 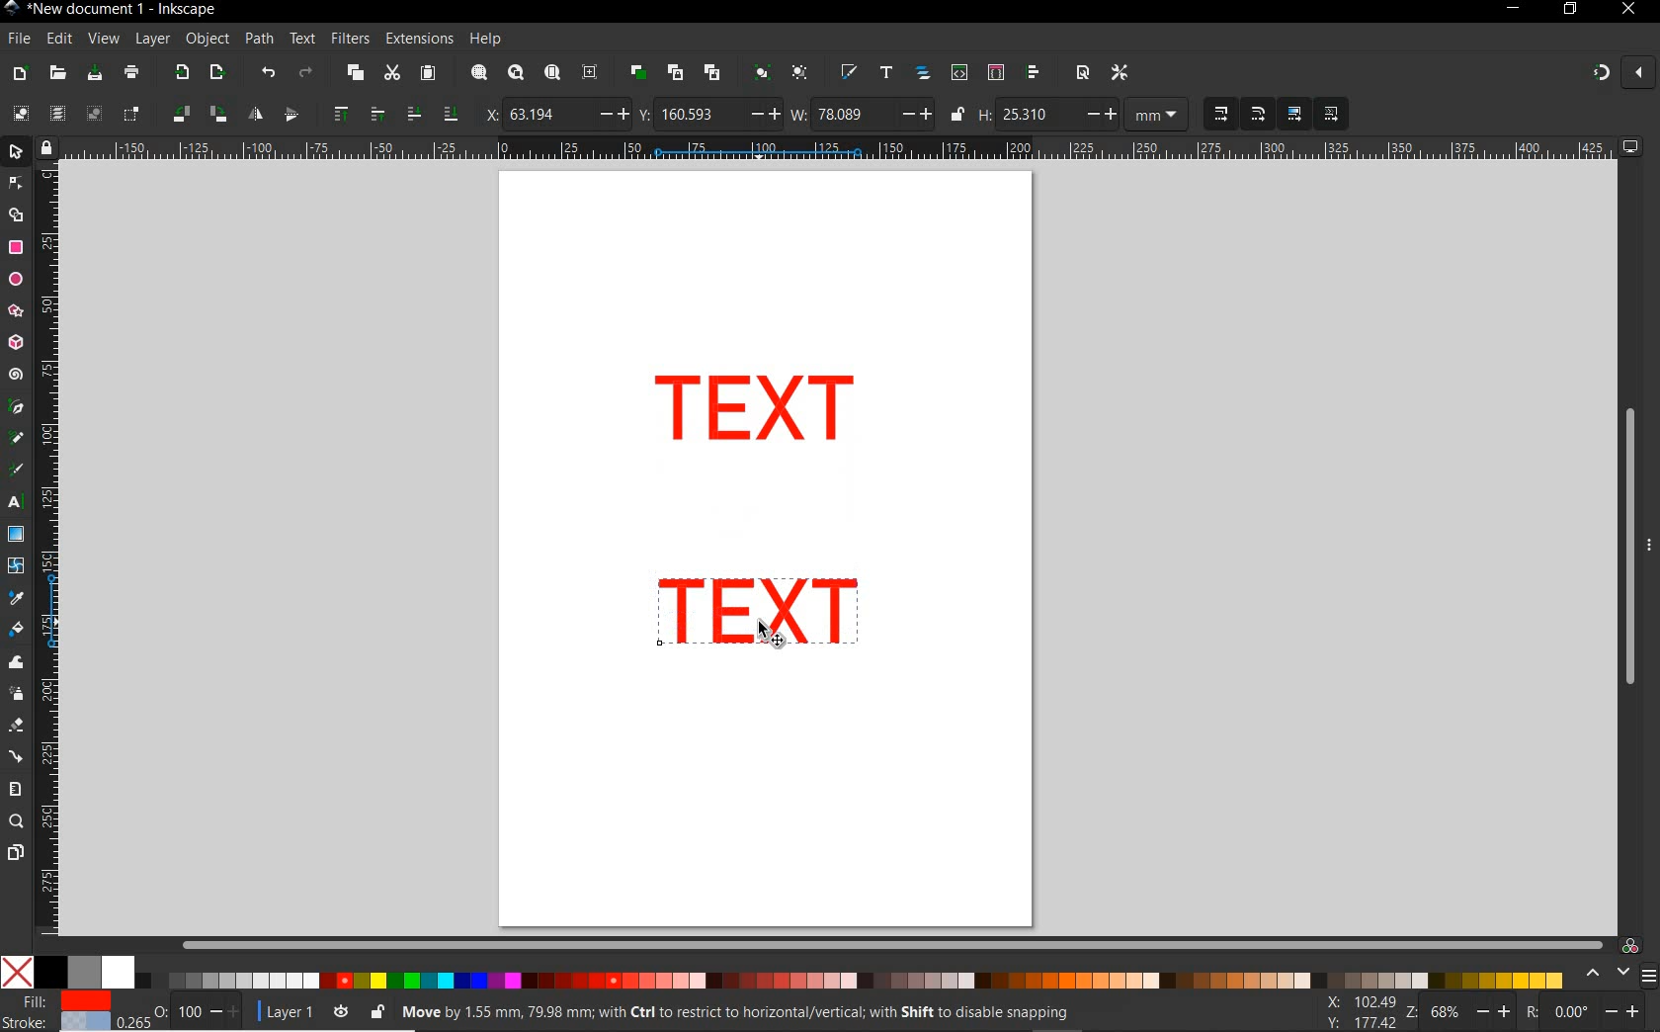 What do you see at coordinates (708, 72) in the screenshot?
I see `unlink code` at bounding box center [708, 72].